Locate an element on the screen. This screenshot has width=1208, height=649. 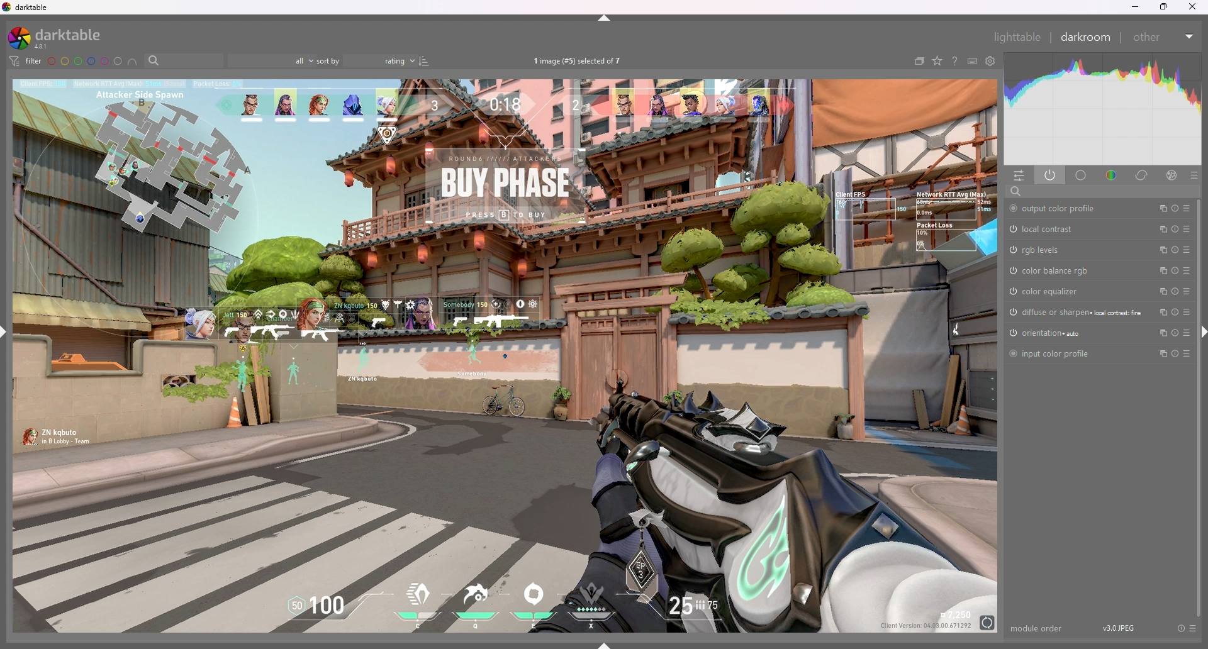
reset is located at coordinates (1175, 353).